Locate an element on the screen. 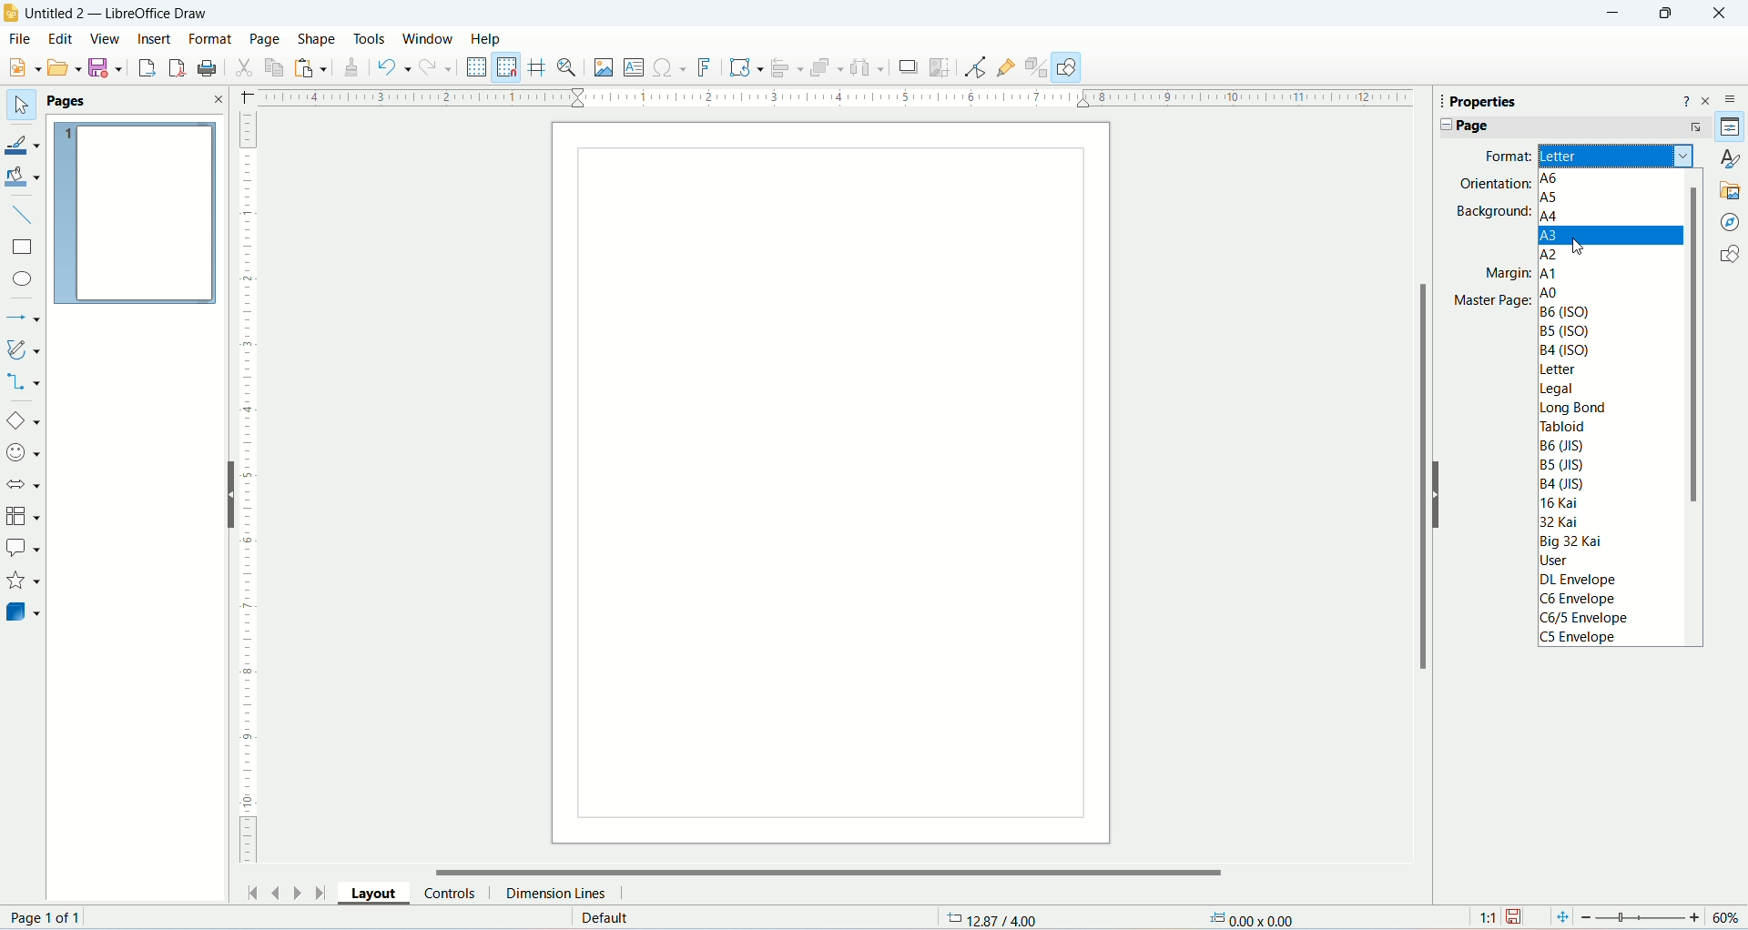  page is located at coordinates (48, 917).